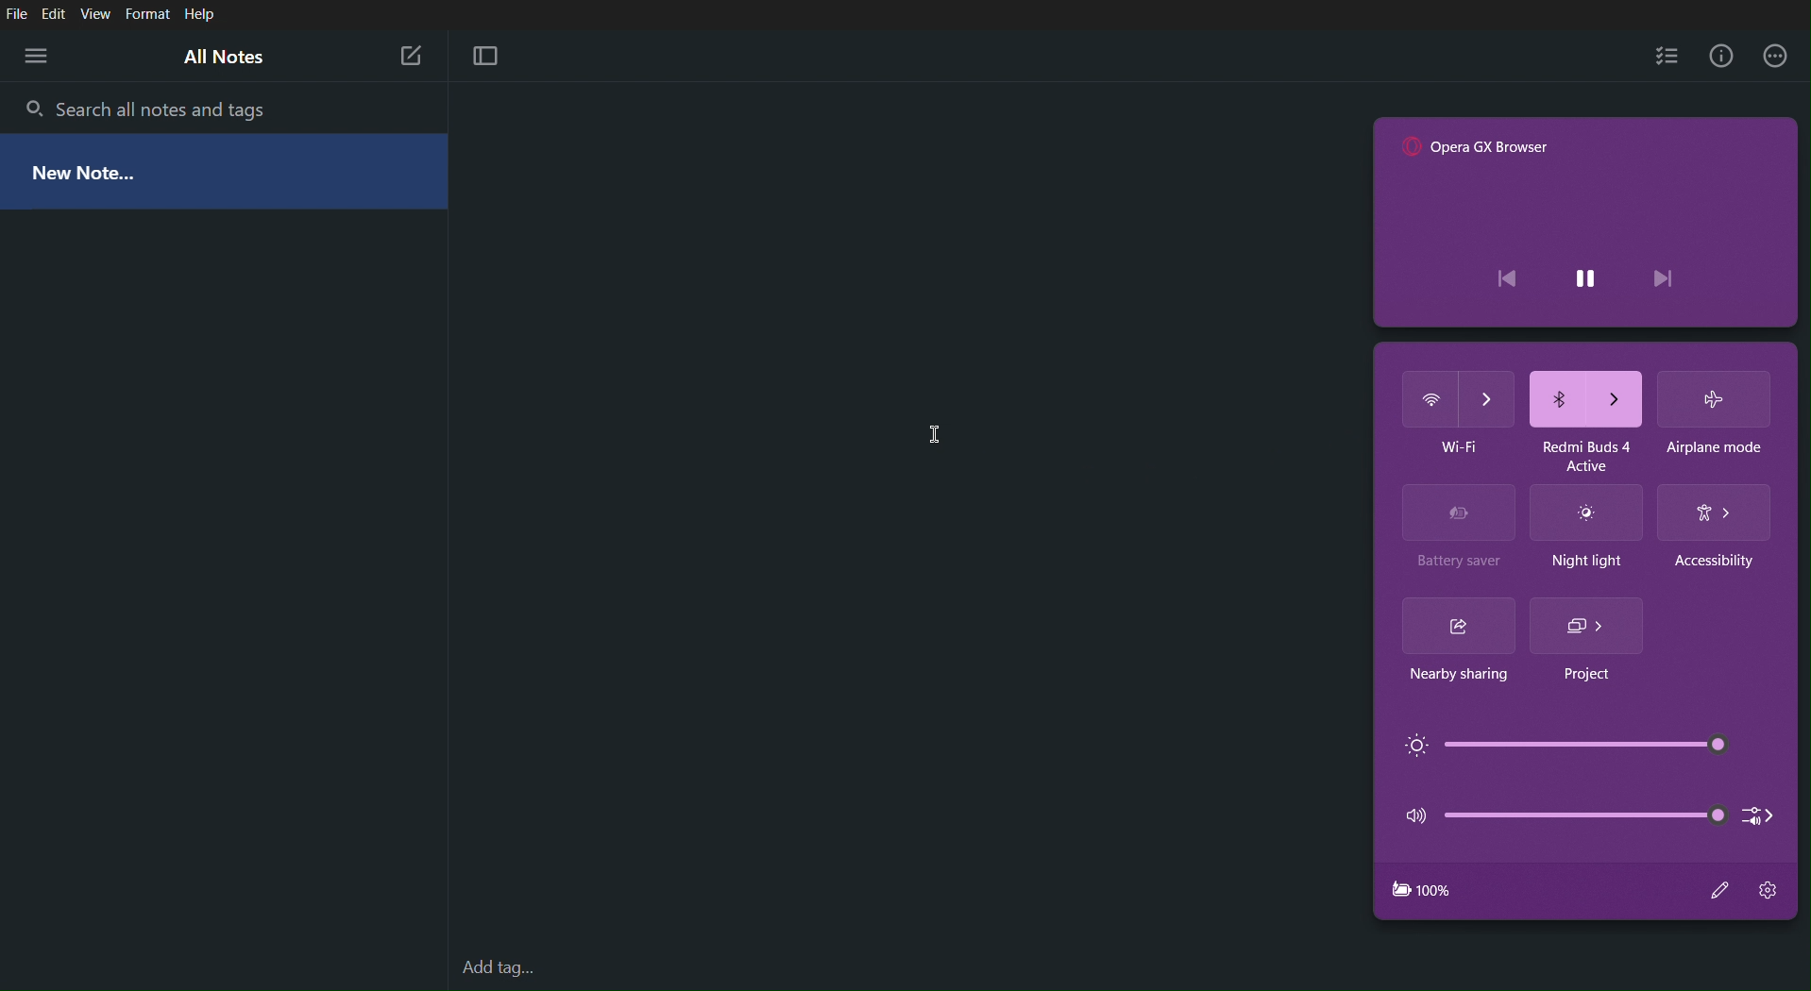 The height and width of the screenshot is (991, 1811). I want to click on New Note, so click(408, 53).